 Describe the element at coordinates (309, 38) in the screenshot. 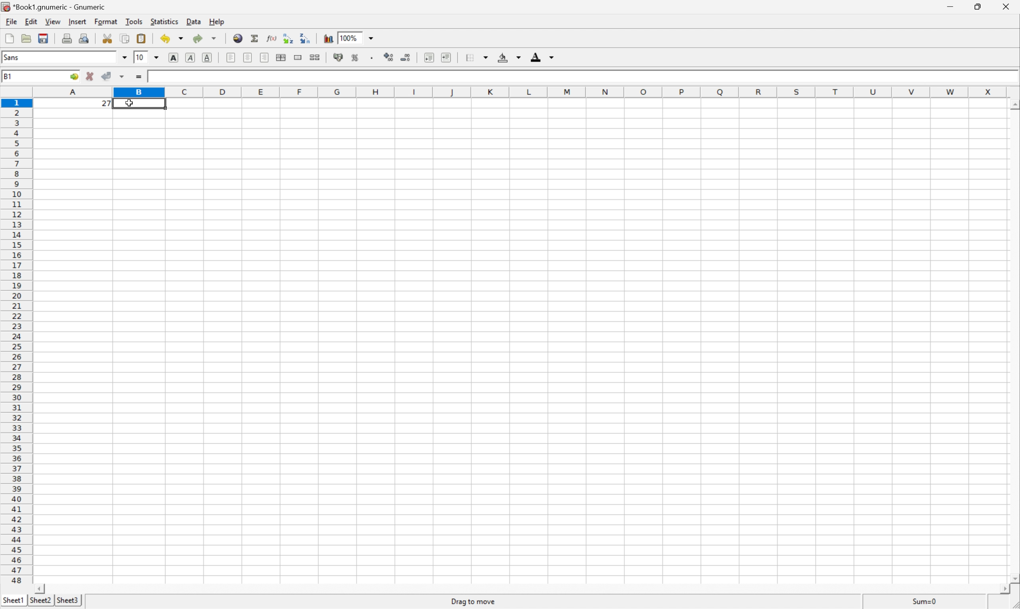

I see `Sort the selected region in descending order based on the first column selected` at that location.